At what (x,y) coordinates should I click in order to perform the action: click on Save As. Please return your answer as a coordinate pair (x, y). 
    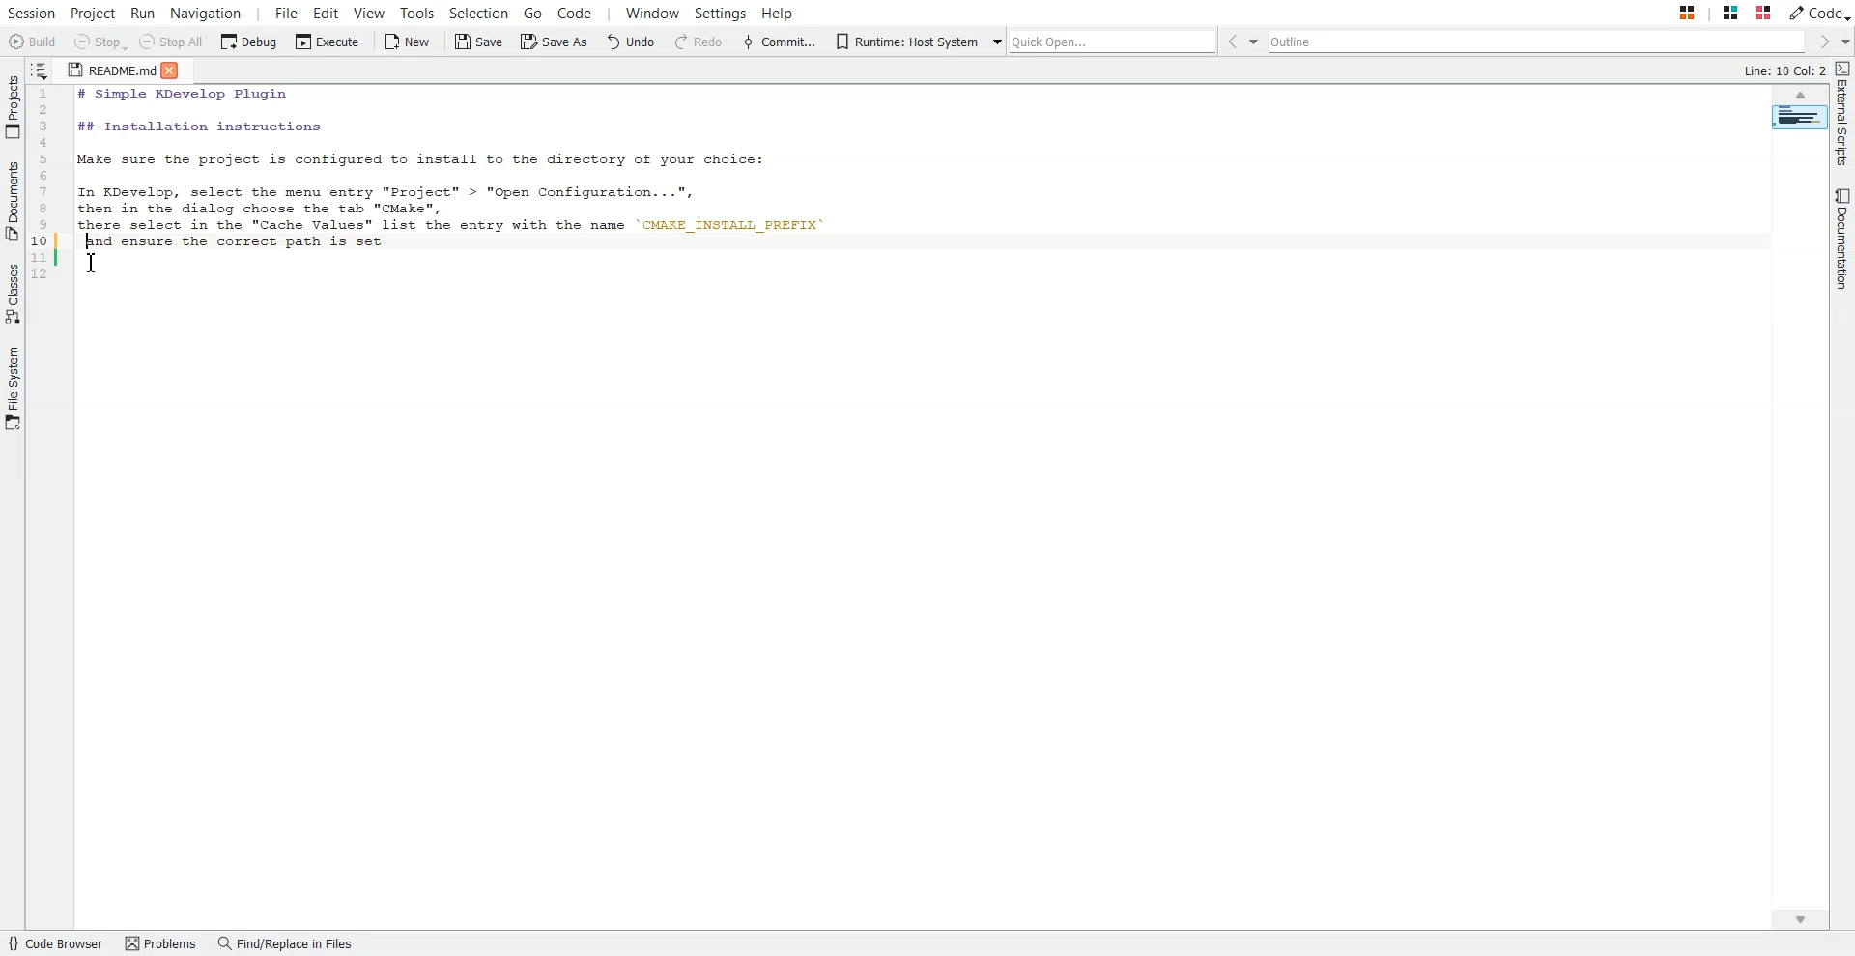
    Looking at the image, I should click on (553, 42).